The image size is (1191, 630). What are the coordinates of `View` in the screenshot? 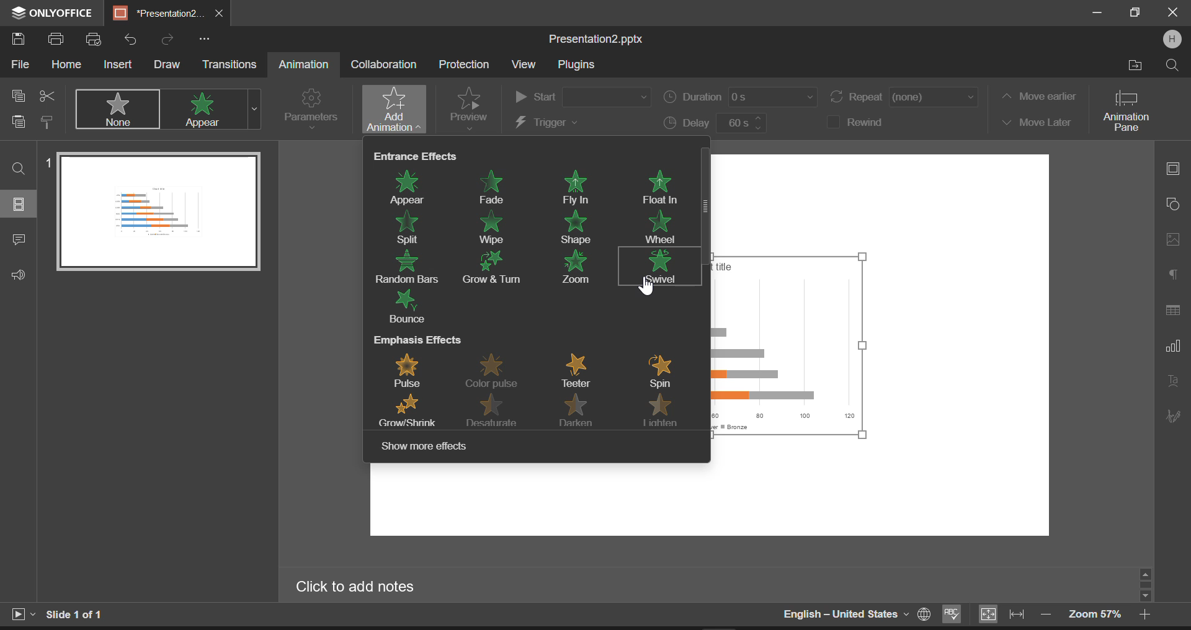 It's located at (524, 64).